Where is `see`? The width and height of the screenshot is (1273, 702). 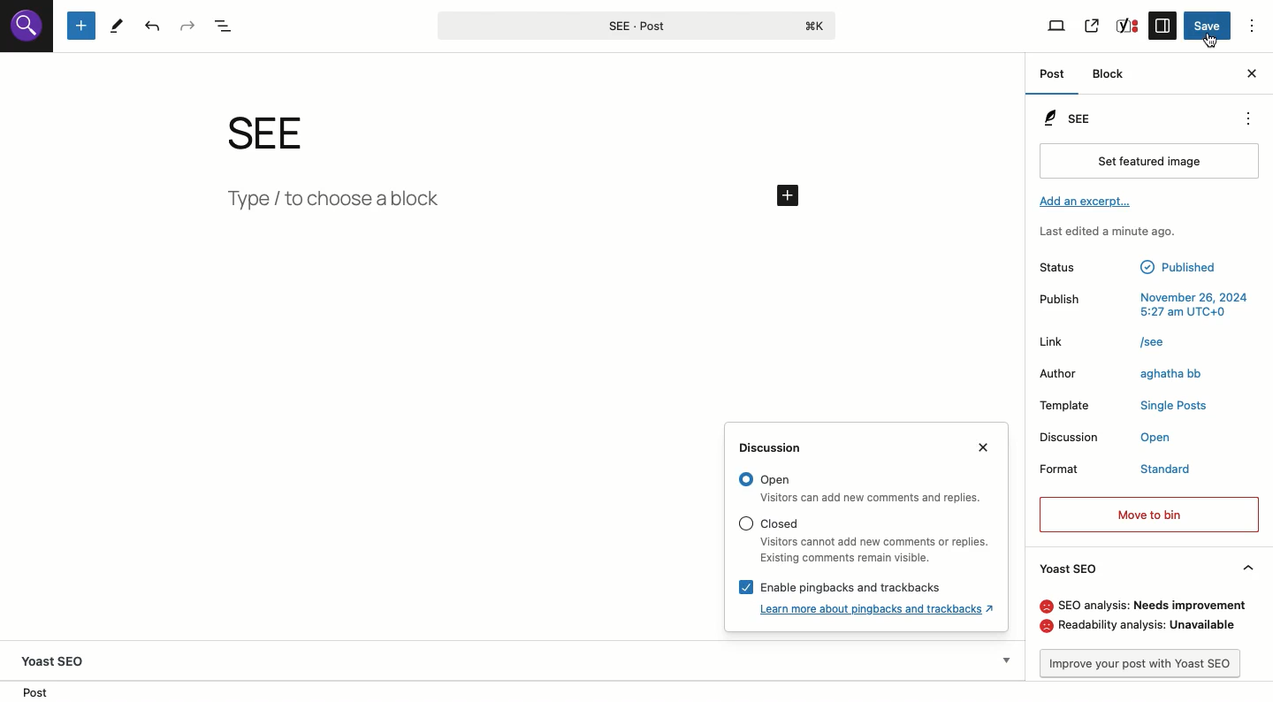 see is located at coordinates (285, 133).